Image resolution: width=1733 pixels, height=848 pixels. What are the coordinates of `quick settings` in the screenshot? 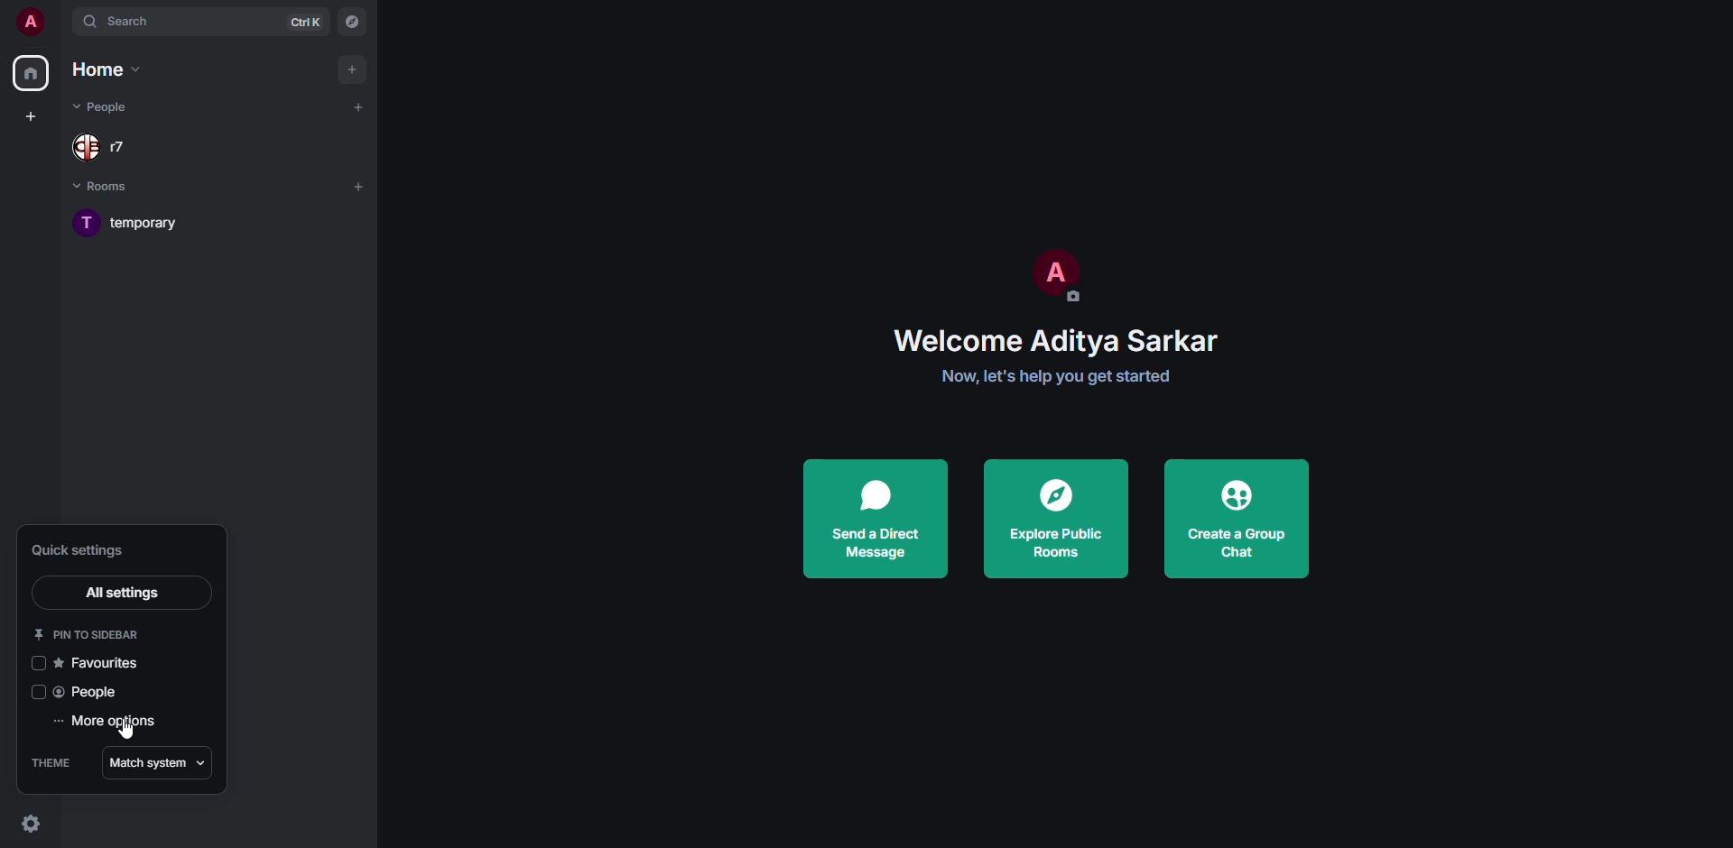 It's located at (33, 824).